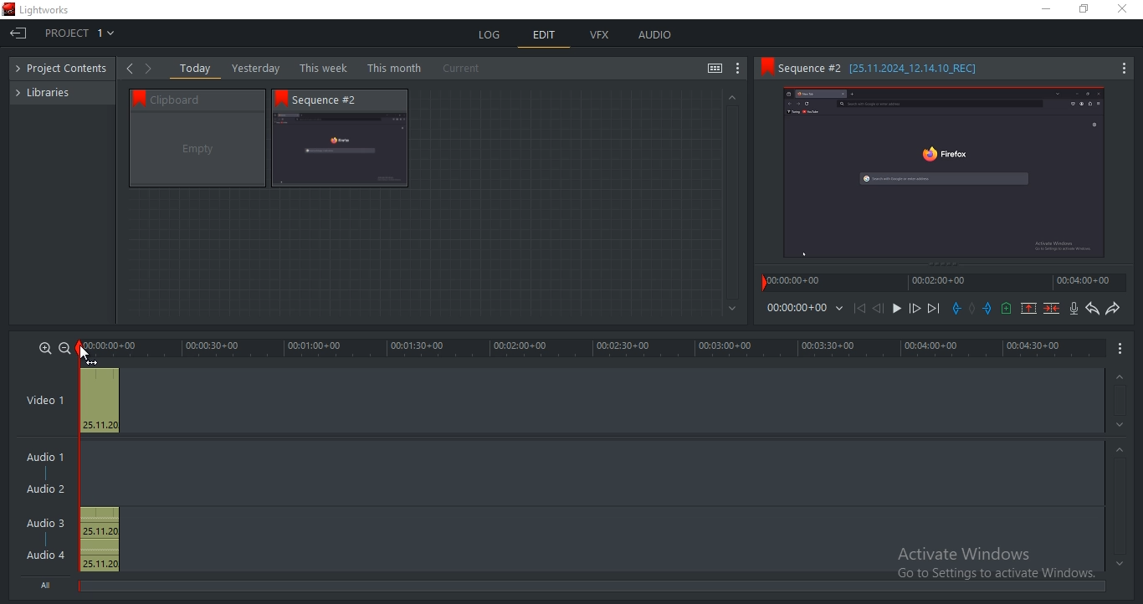 The image size is (1143, 604). I want to click on undo, so click(1093, 309).